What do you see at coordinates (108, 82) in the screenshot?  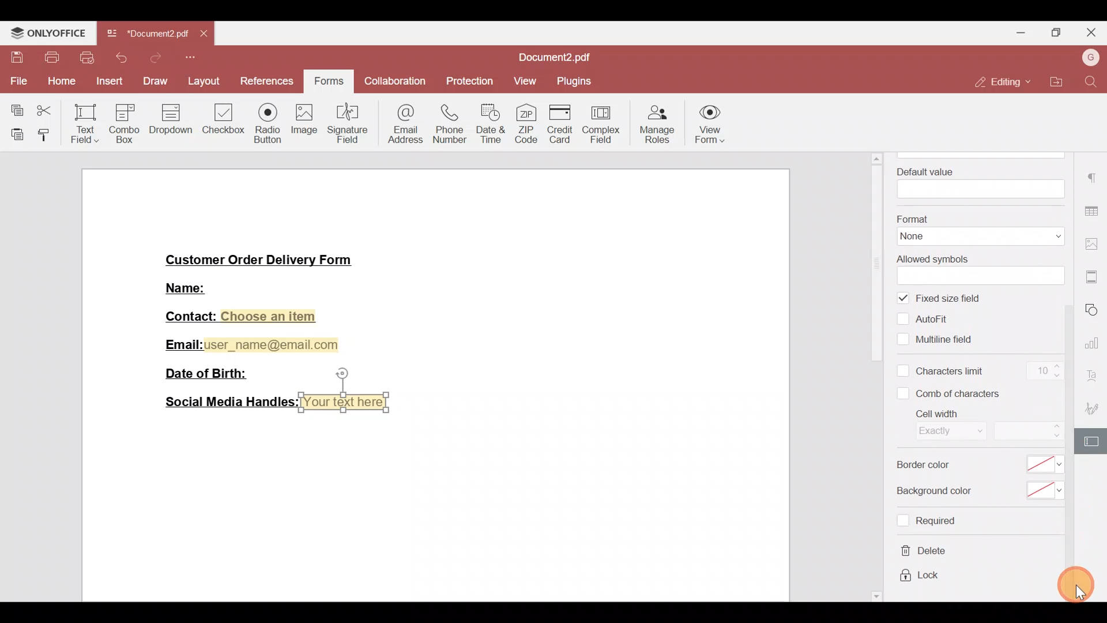 I see `Insert` at bounding box center [108, 82].